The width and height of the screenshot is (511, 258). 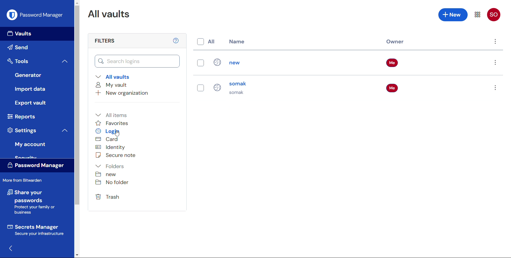 What do you see at coordinates (137, 61) in the screenshot?
I see `Search vault ` at bounding box center [137, 61].